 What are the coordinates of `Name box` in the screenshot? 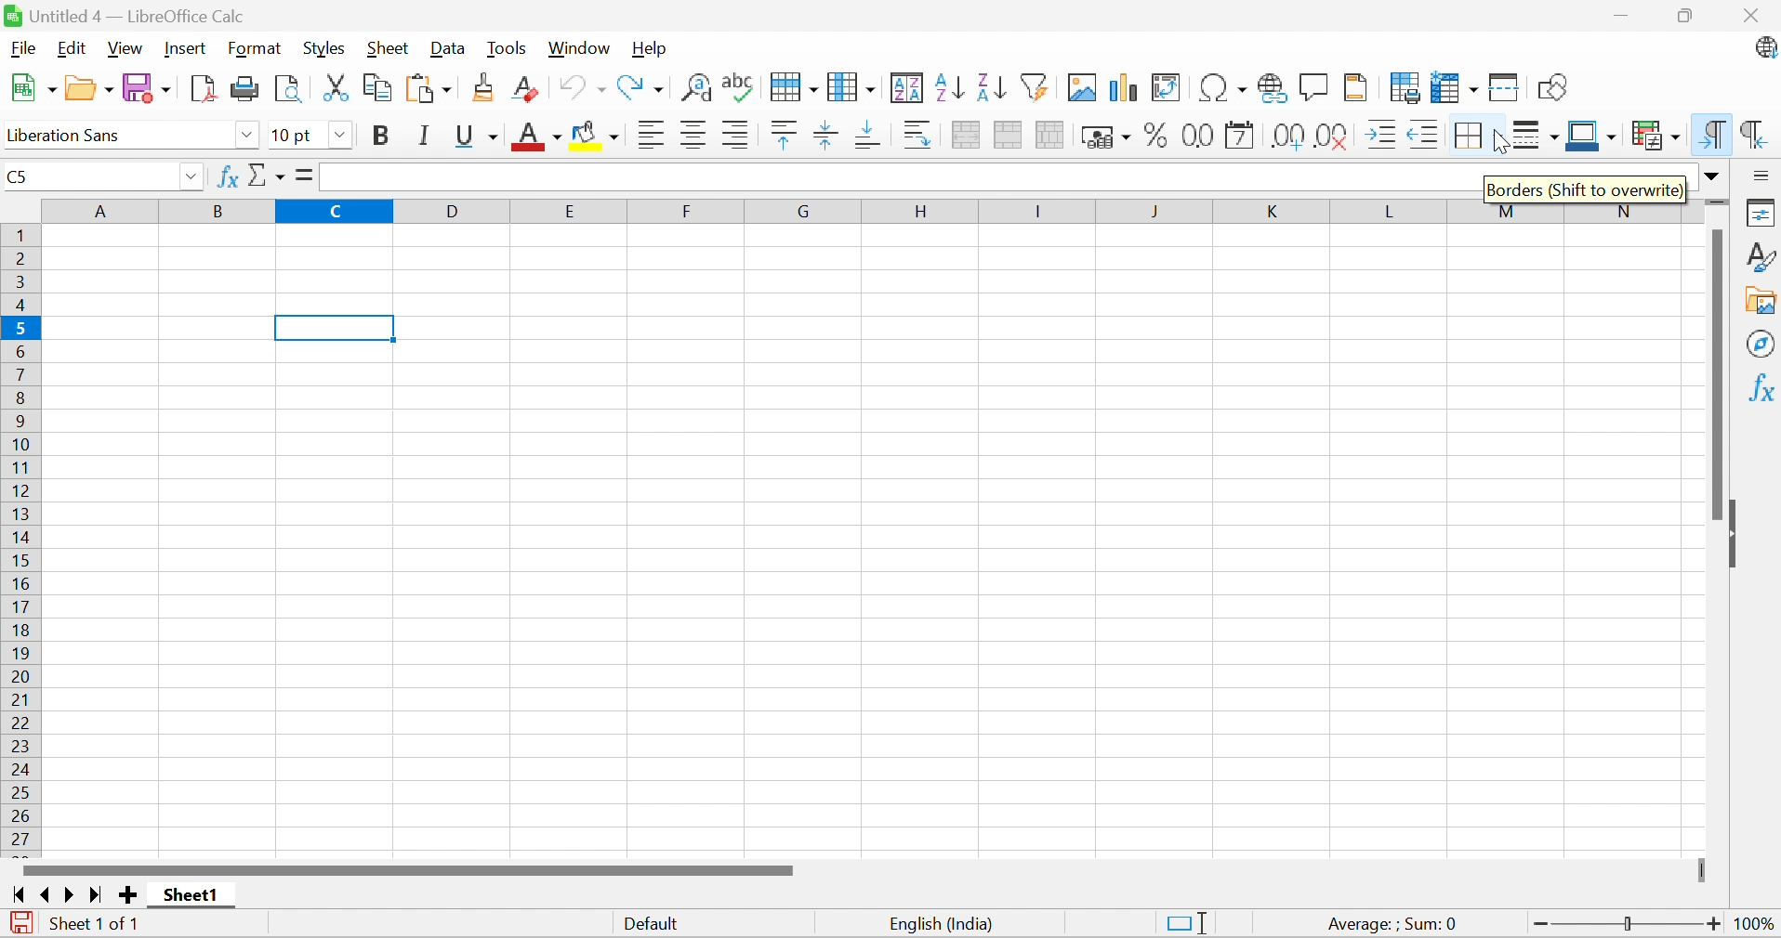 It's located at (87, 176).